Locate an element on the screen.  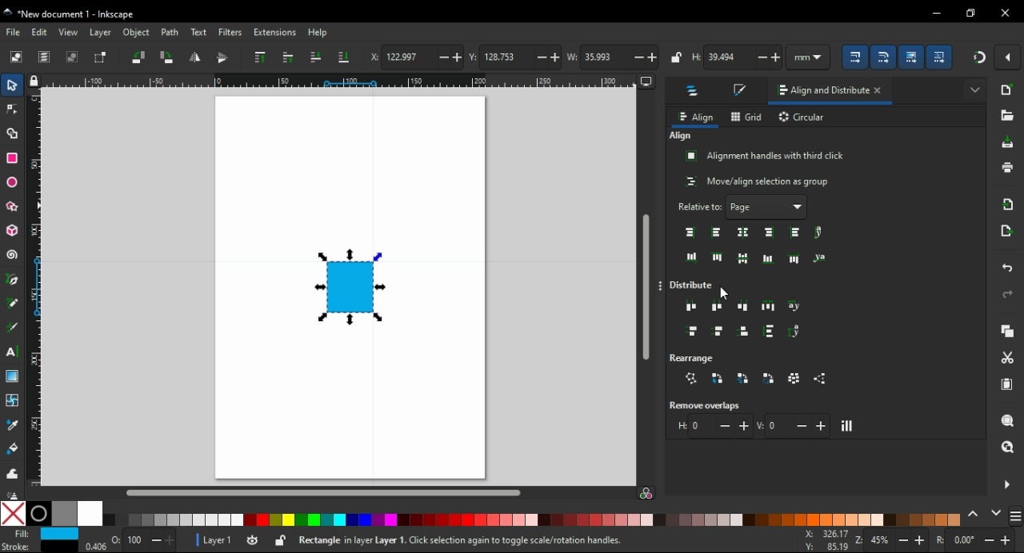
object flip vertical is located at coordinates (222, 58).